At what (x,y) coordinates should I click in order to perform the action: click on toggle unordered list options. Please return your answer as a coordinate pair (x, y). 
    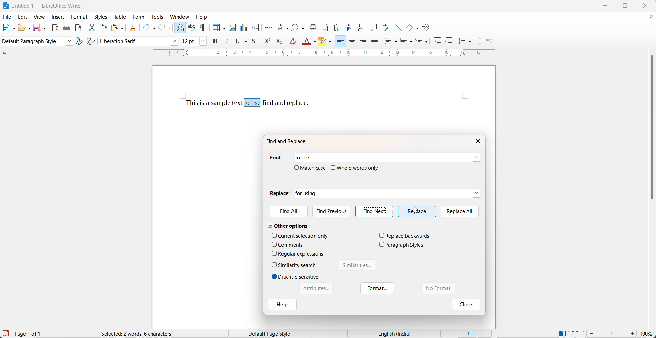
    Looking at the image, I should click on (397, 42).